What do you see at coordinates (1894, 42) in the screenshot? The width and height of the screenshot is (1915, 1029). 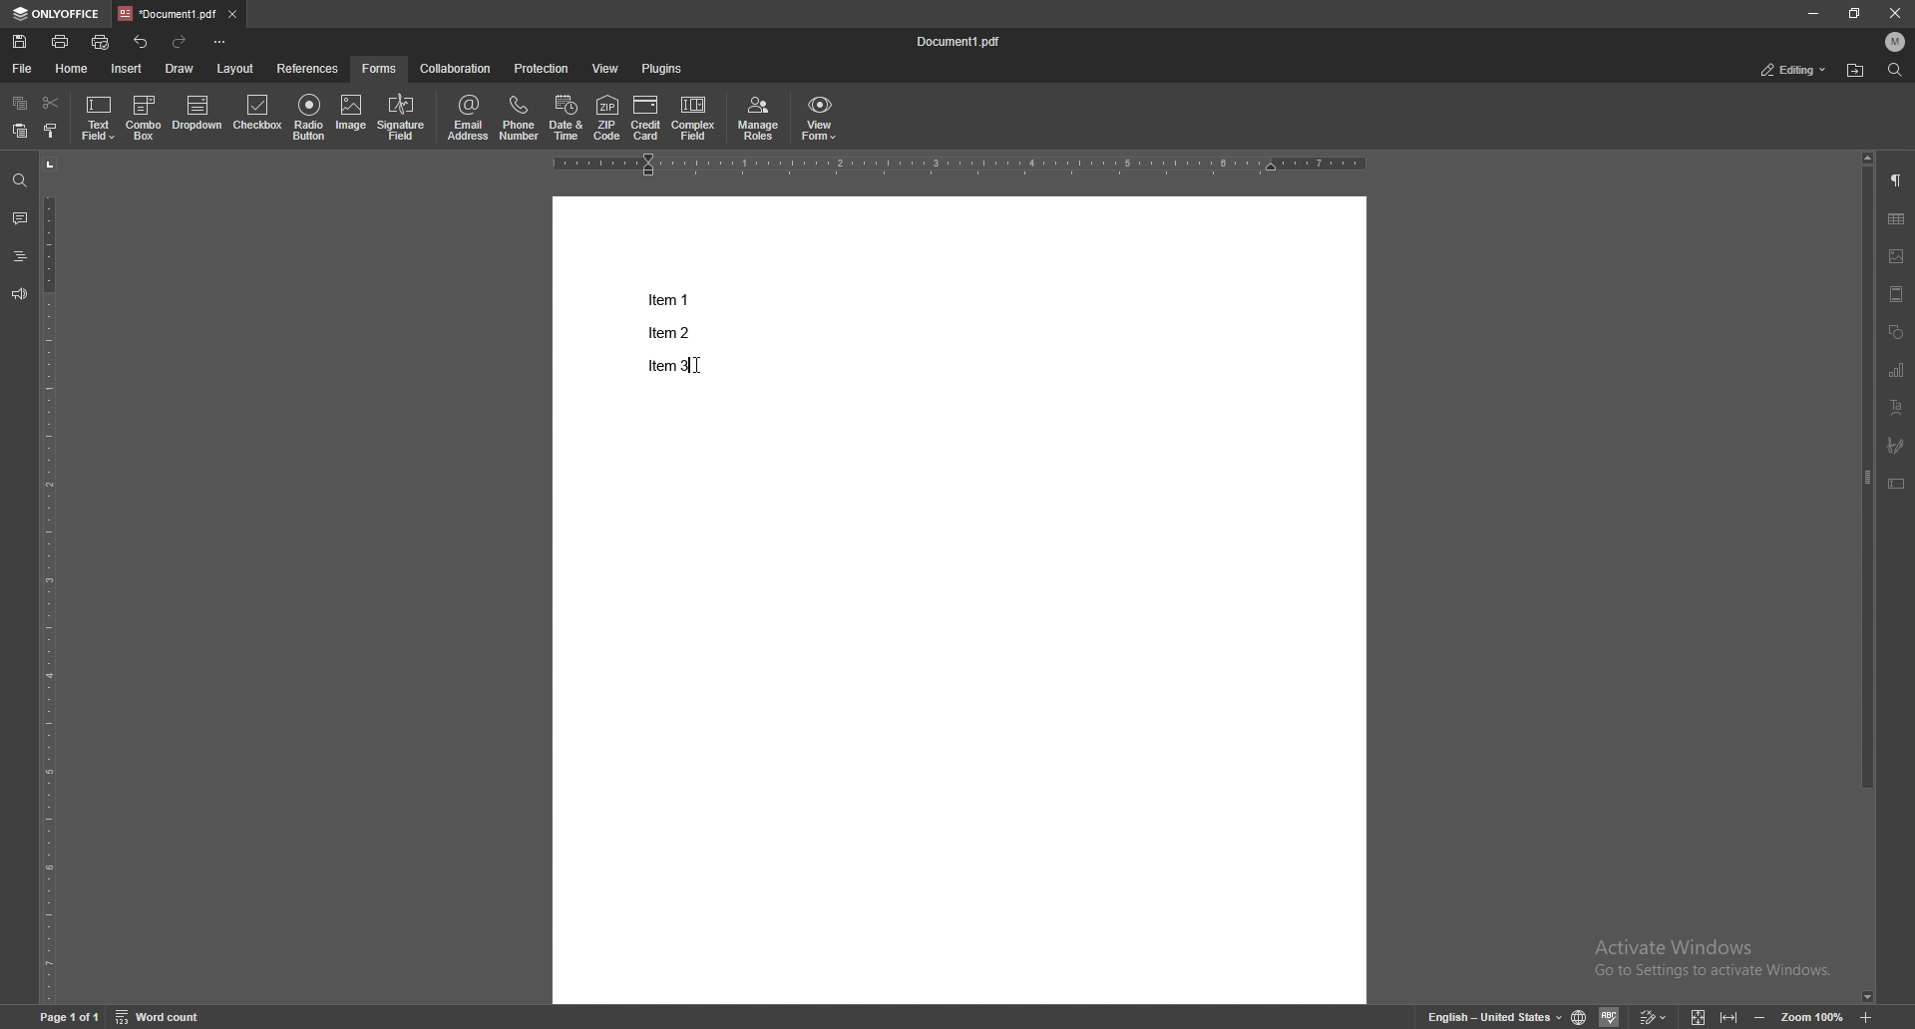 I see `profile` at bounding box center [1894, 42].